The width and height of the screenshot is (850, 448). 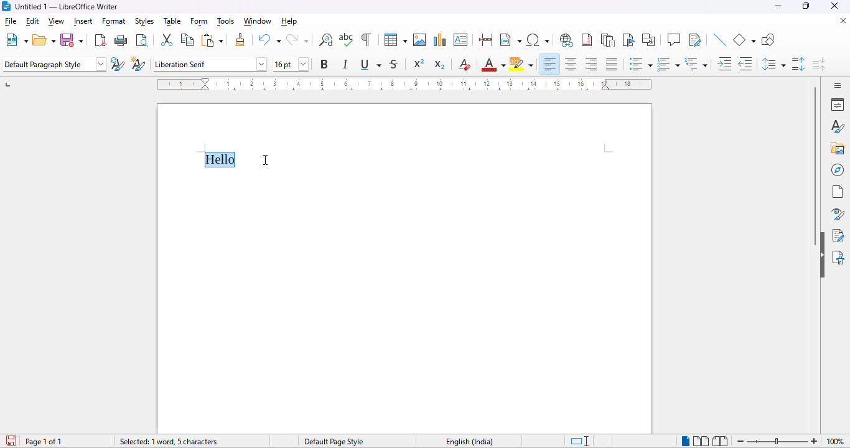 What do you see at coordinates (739, 442) in the screenshot?
I see `zoom out` at bounding box center [739, 442].